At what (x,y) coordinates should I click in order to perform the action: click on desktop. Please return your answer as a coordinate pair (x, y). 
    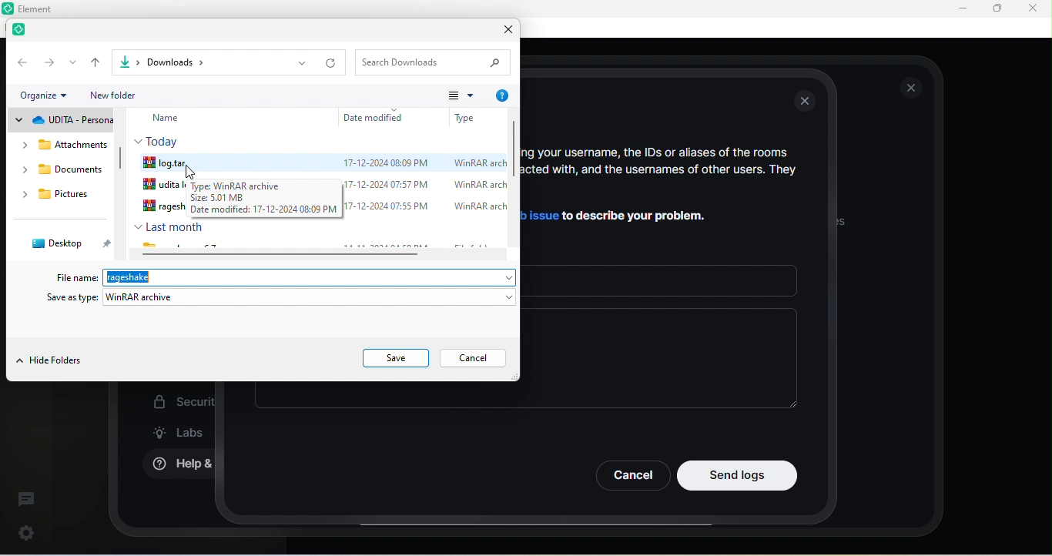
    Looking at the image, I should click on (66, 243).